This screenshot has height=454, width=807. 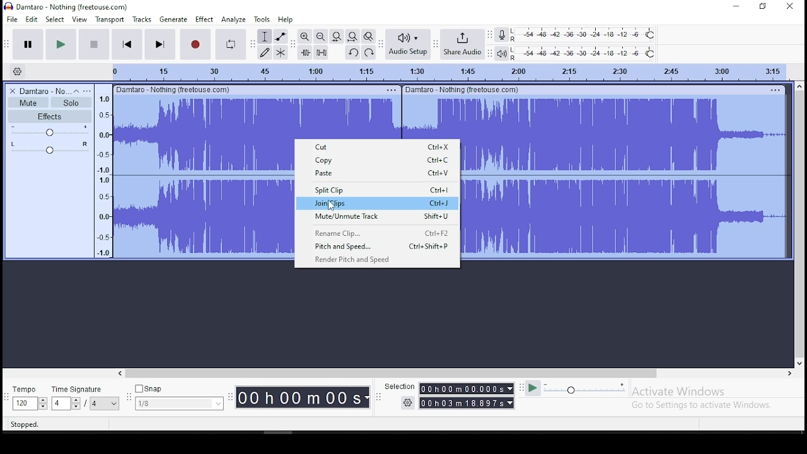 What do you see at coordinates (585, 390) in the screenshot?
I see `playback speed` at bounding box center [585, 390].